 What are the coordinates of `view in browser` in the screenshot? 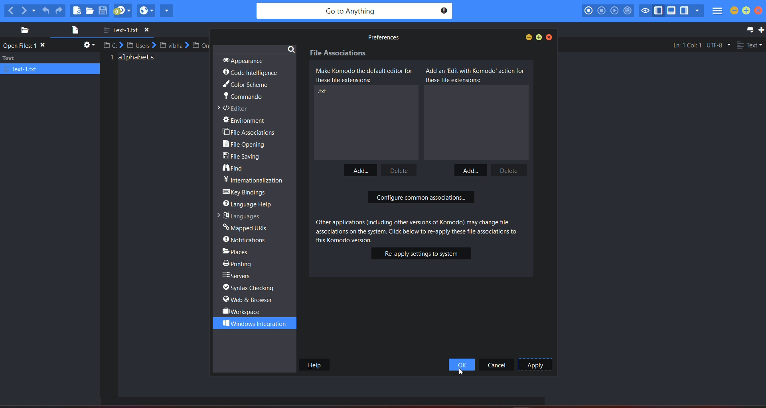 It's located at (146, 10).